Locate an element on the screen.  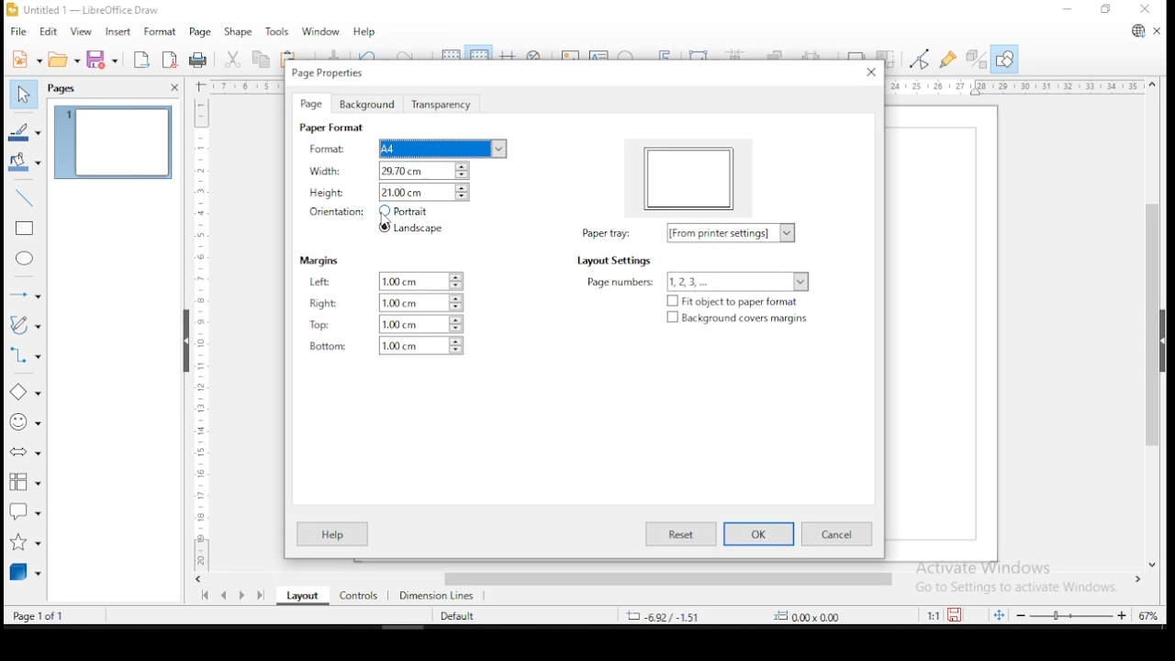
file is located at coordinates (17, 32).